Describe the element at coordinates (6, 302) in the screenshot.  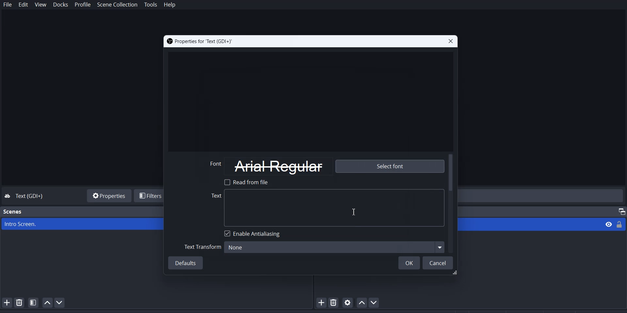
I see `Add Scene` at that location.